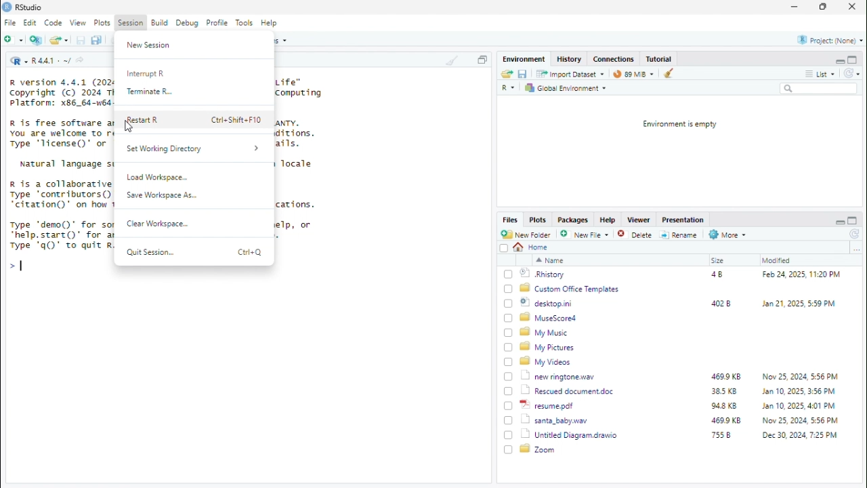  I want to click on Debug, so click(188, 23).